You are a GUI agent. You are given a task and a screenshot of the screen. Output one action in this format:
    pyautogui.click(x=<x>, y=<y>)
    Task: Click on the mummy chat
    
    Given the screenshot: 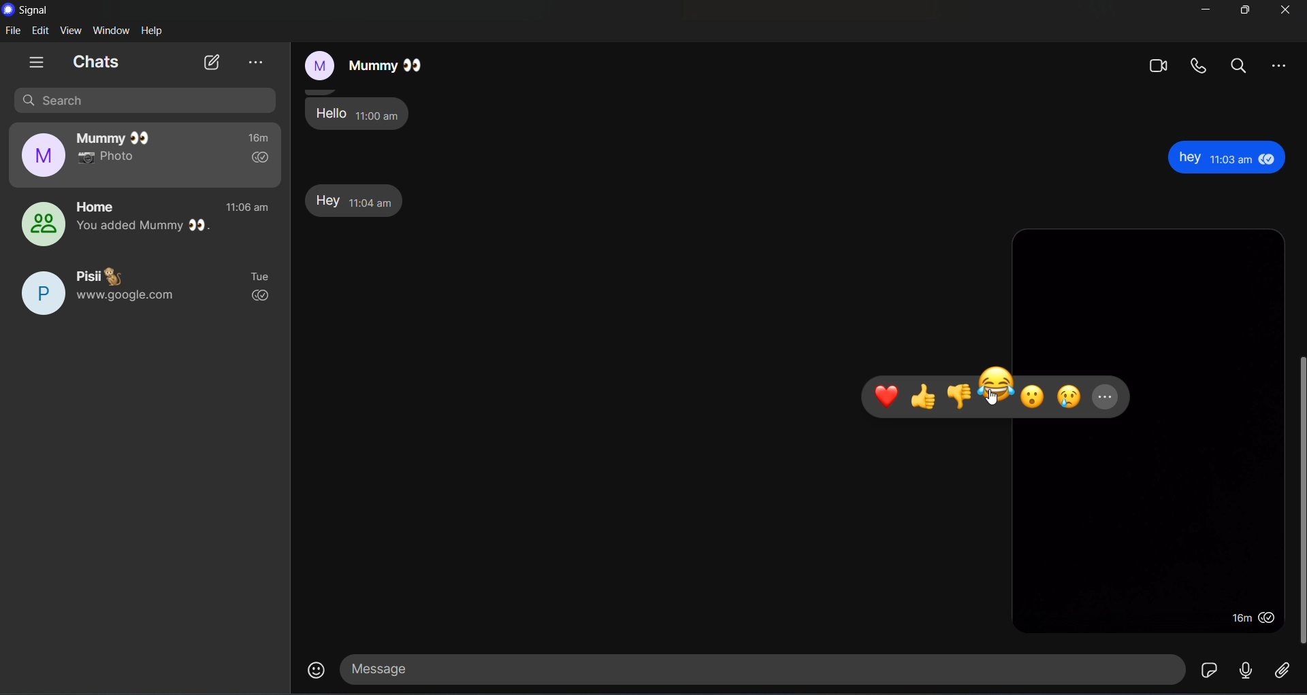 What is the action you would take?
    pyautogui.click(x=145, y=155)
    